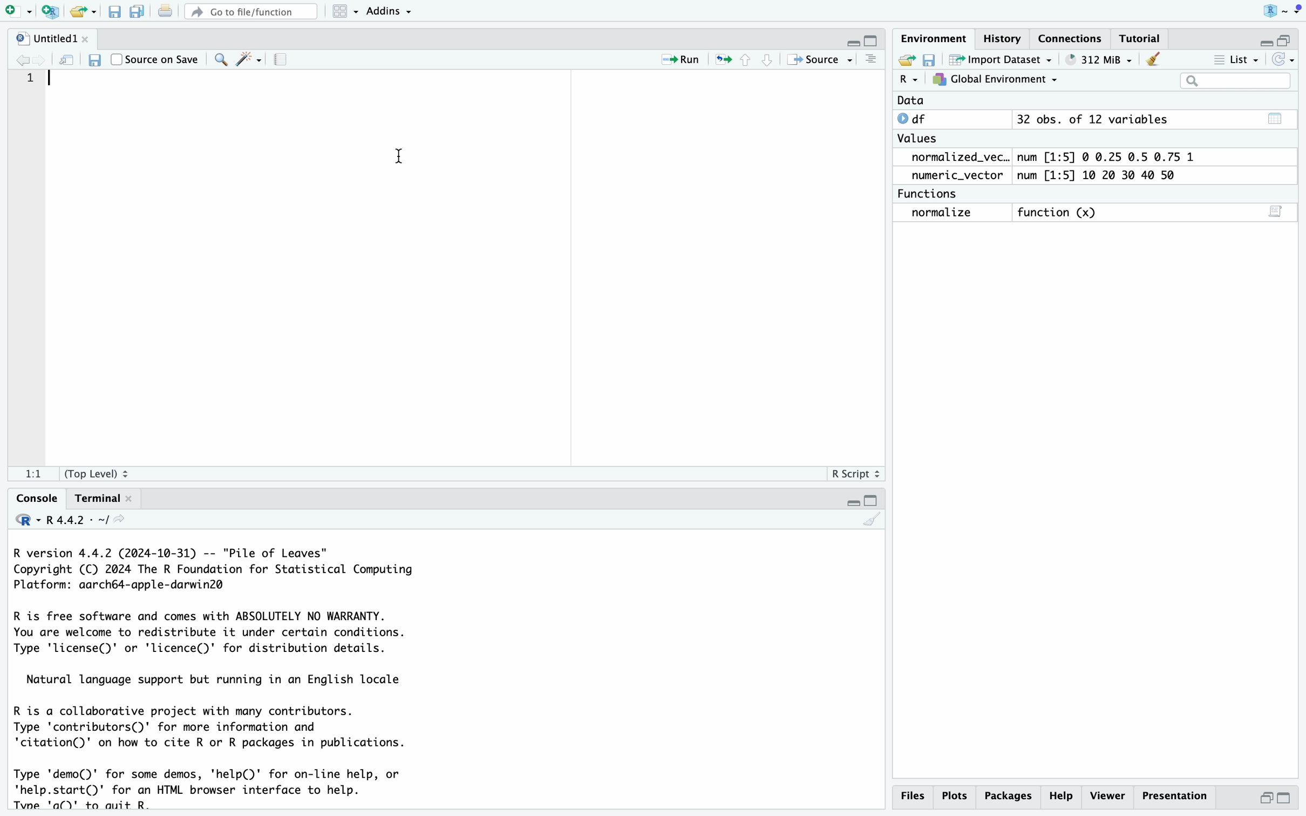 This screenshot has height=816, width=1306. What do you see at coordinates (32, 57) in the screenshot?
I see `foeward/backward sorce location` at bounding box center [32, 57].